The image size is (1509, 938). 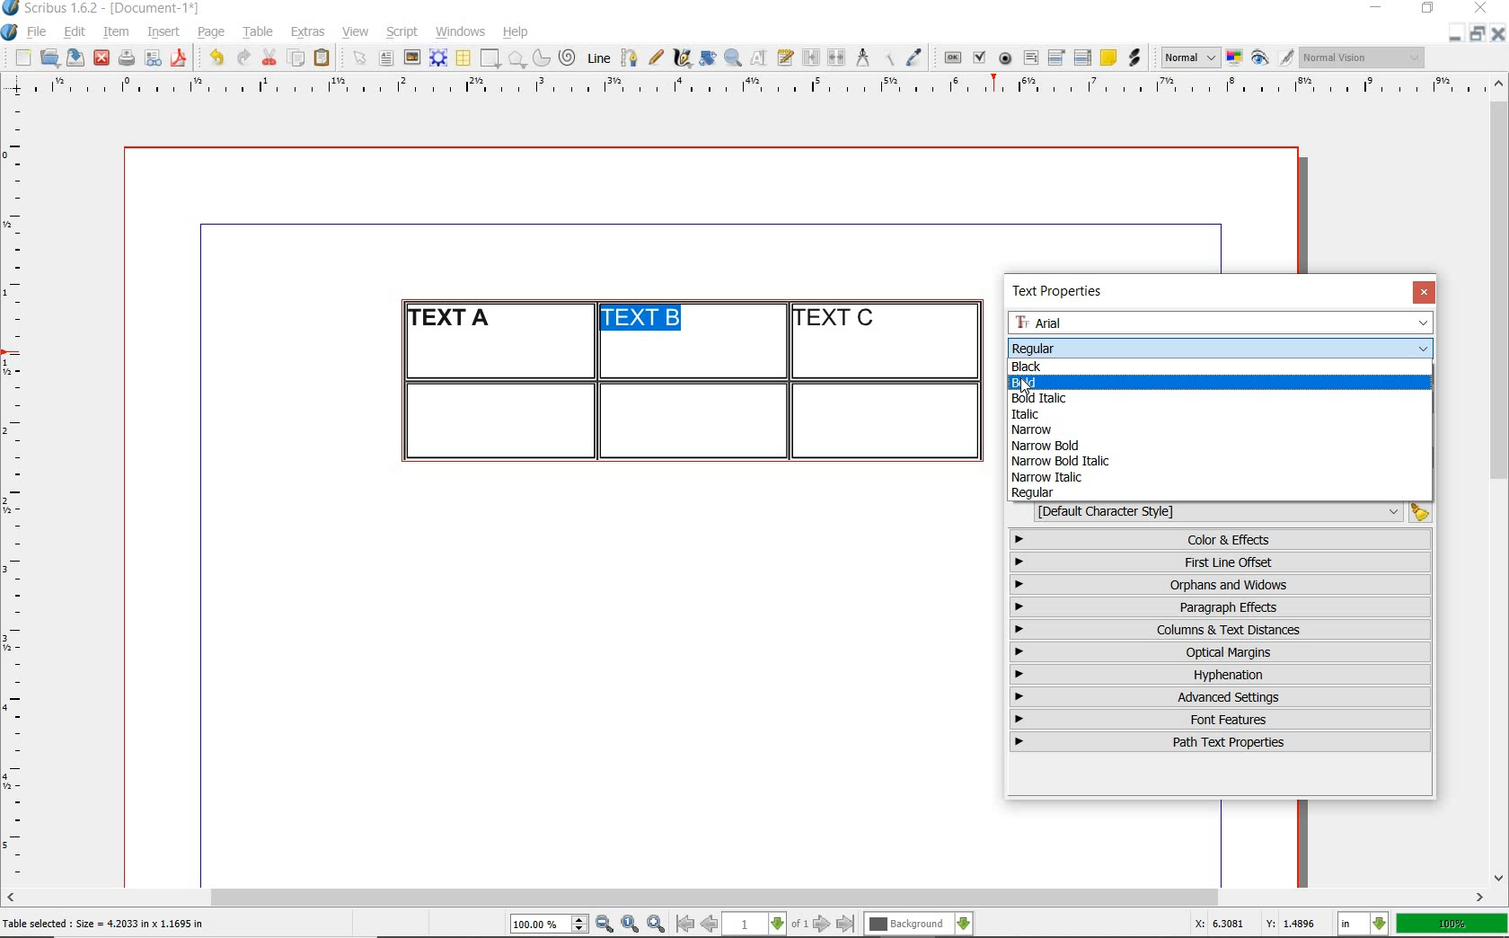 What do you see at coordinates (308, 33) in the screenshot?
I see `extras` at bounding box center [308, 33].